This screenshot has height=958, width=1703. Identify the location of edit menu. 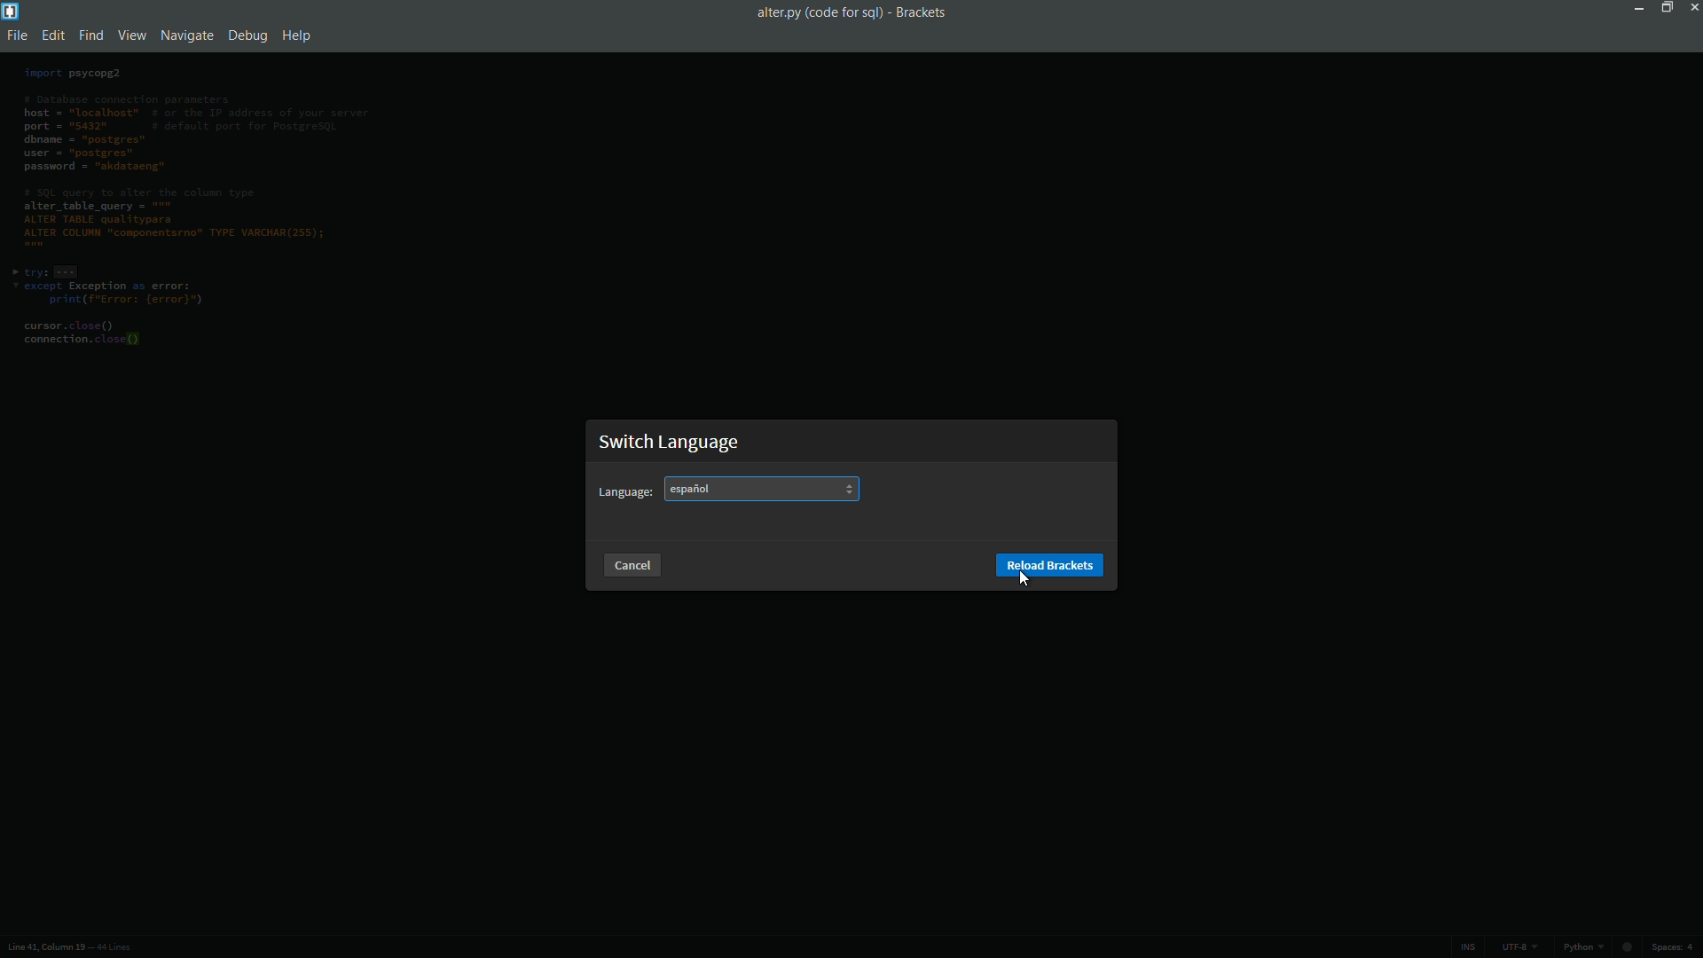
(52, 35).